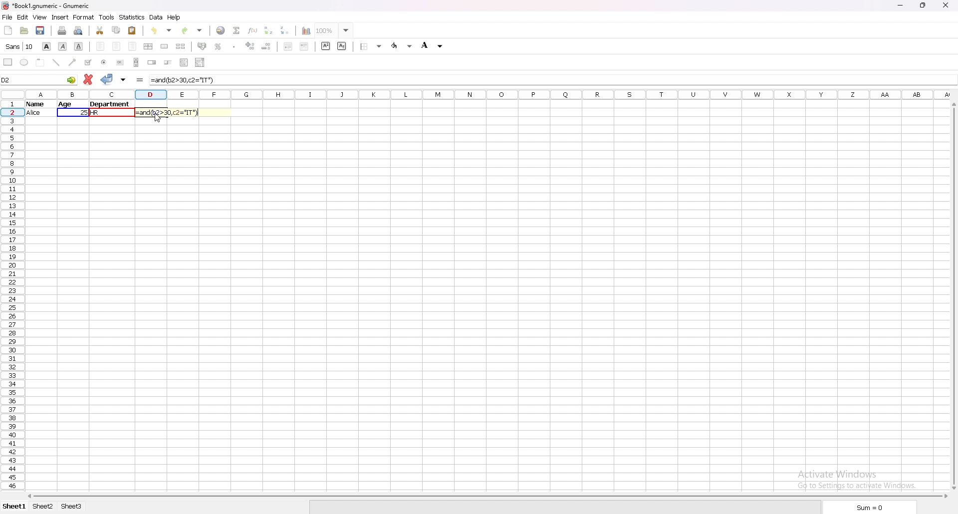  What do you see at coordinates (372, 46) in the screenshot?
I see `border` at bounding box center [372, 46].